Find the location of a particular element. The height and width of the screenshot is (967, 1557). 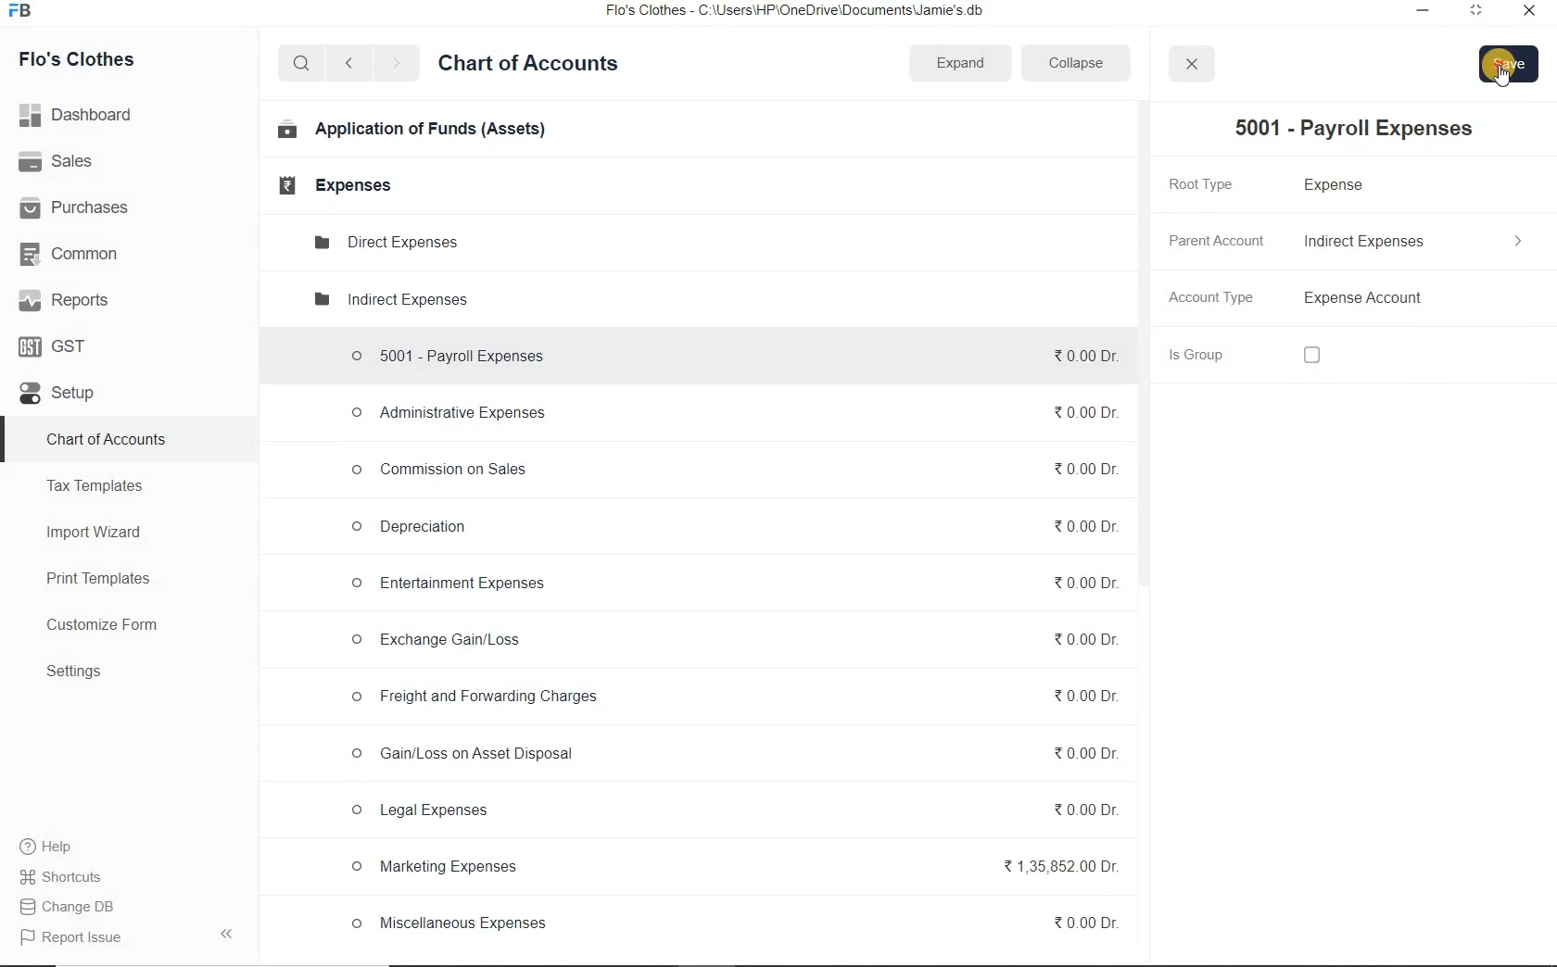

Dashboard is located at coordinates (80, 113).